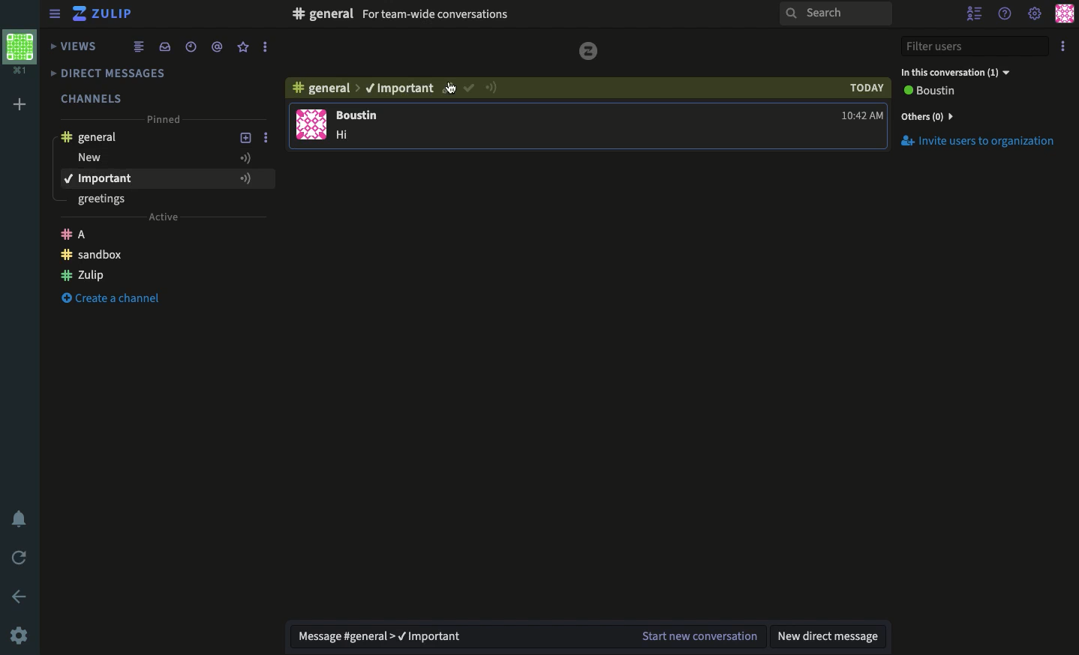 Image resolution: width=1079 pixels, height=655 pixels. I want to click on More Options, so click(268, 49).